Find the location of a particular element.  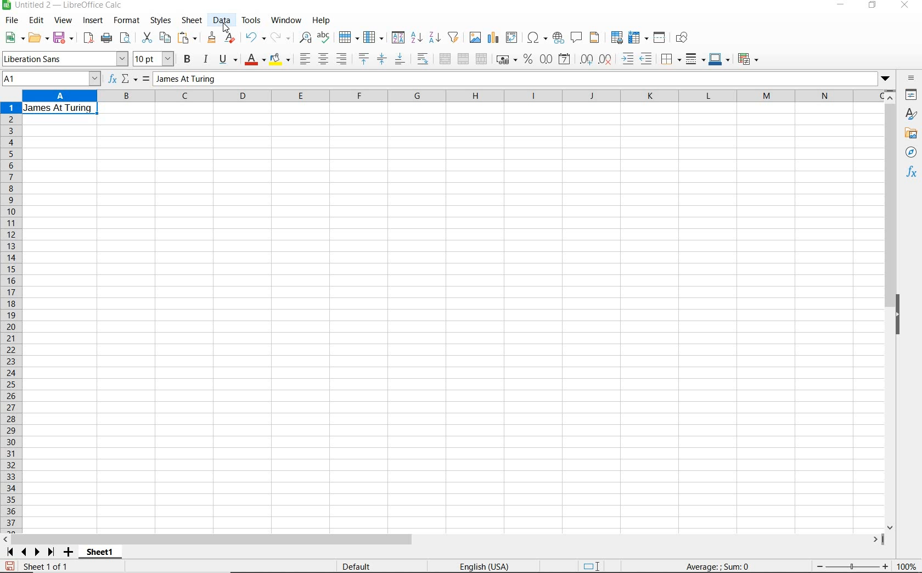

font color dark is located at coordinates (256, 59).